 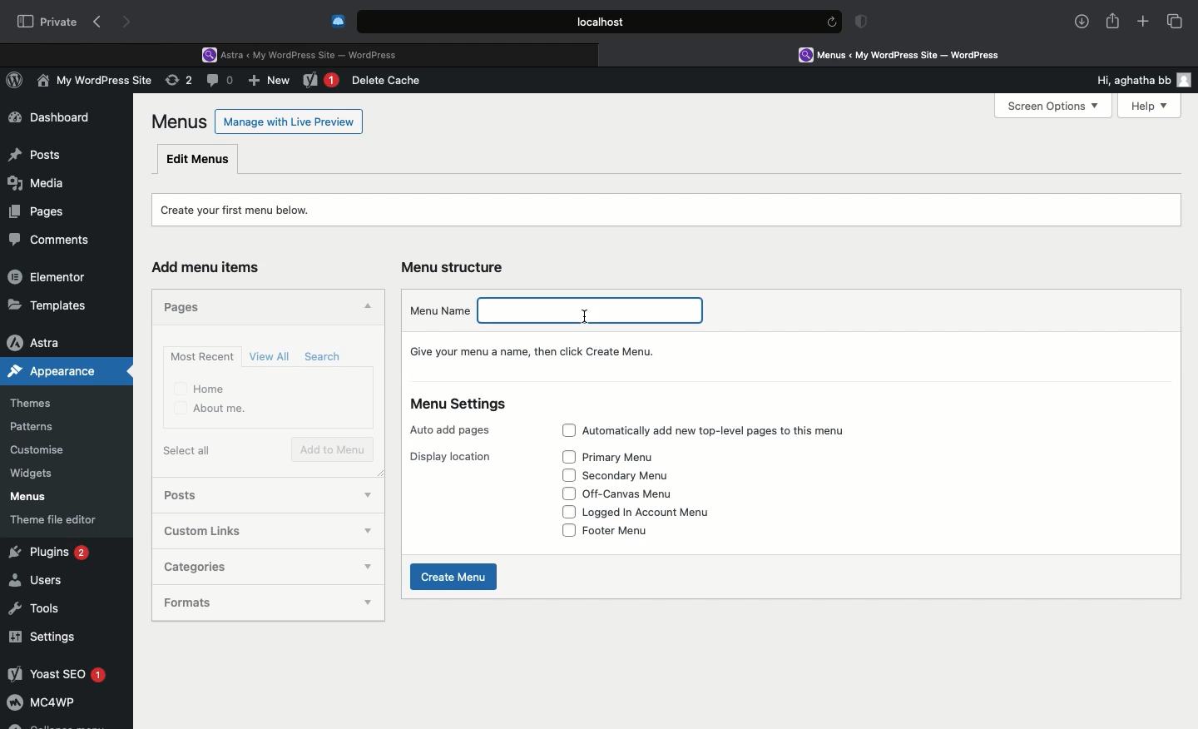 What do you see at coordinates (56, 673) in the screenshot?
I see `Yoast SEO 1` at bounding box center [56, 673].